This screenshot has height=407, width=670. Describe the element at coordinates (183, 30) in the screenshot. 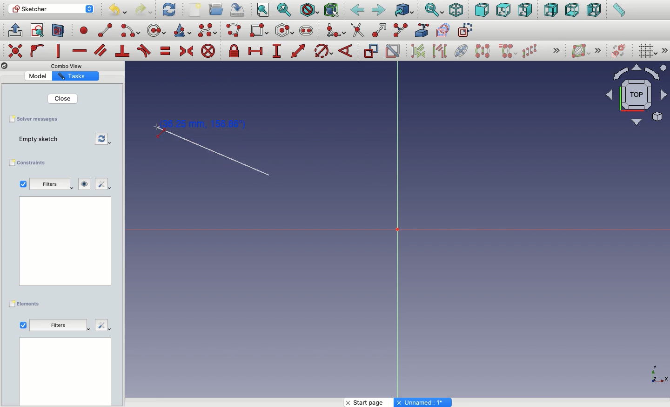

I see `Conci` at that location.